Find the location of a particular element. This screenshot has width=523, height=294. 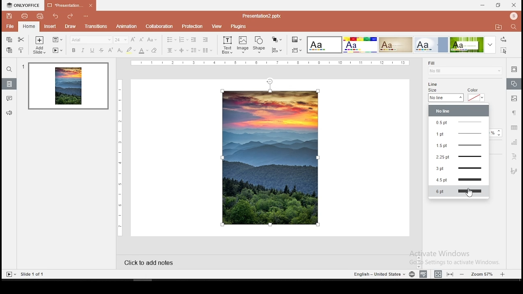

 is located at coordinates (514, 170).